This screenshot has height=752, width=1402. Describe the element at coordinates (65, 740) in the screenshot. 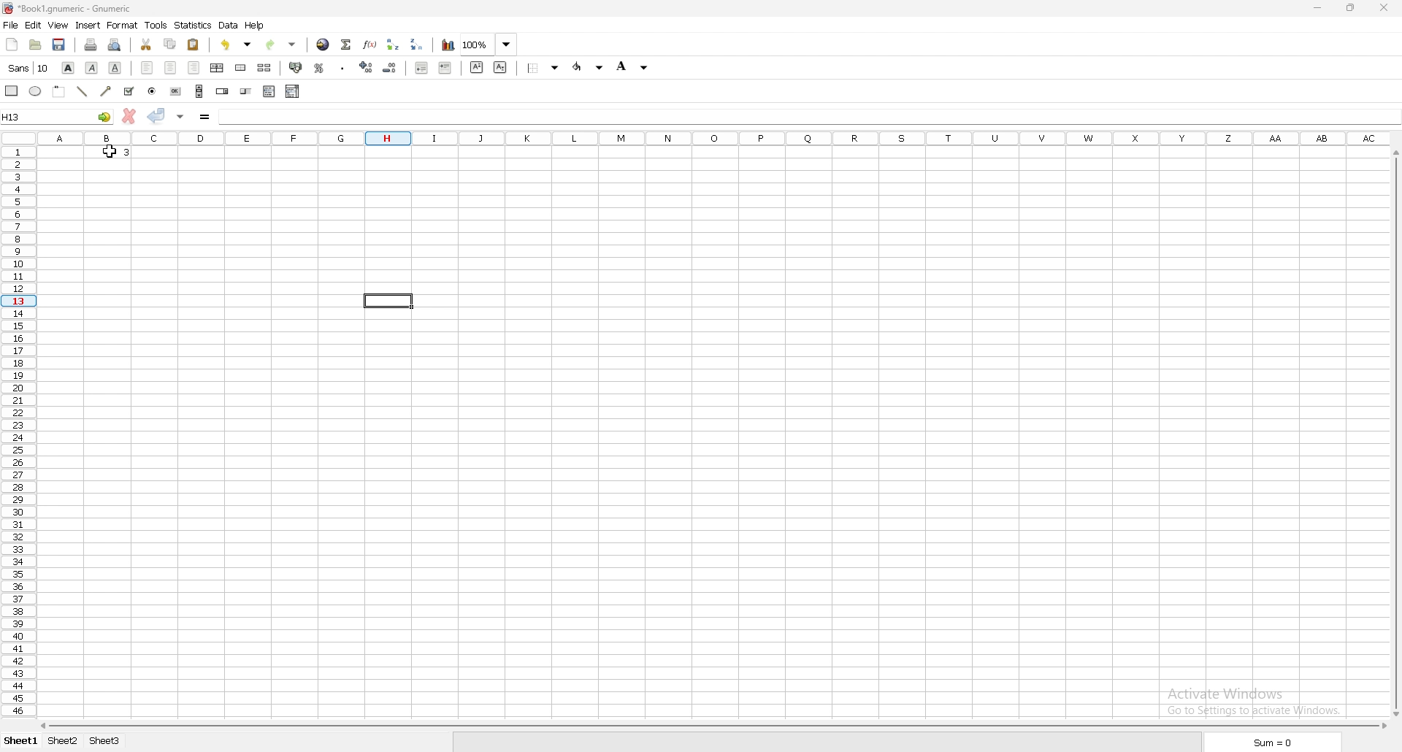

I see `sheet 2` at that location.